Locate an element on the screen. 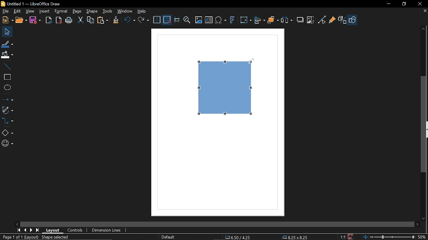 The image size is (428, 240). Curves and polygons is located at coordinates (7, 110).